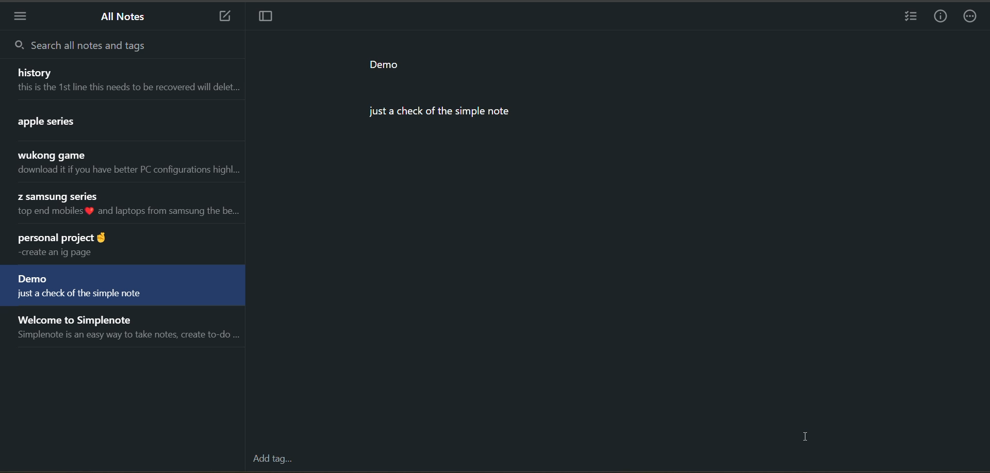 This screenshot has height=473, width=990. Describe the element at coordinates (272, 460) in the screenshot. I see `add tag` at that location.